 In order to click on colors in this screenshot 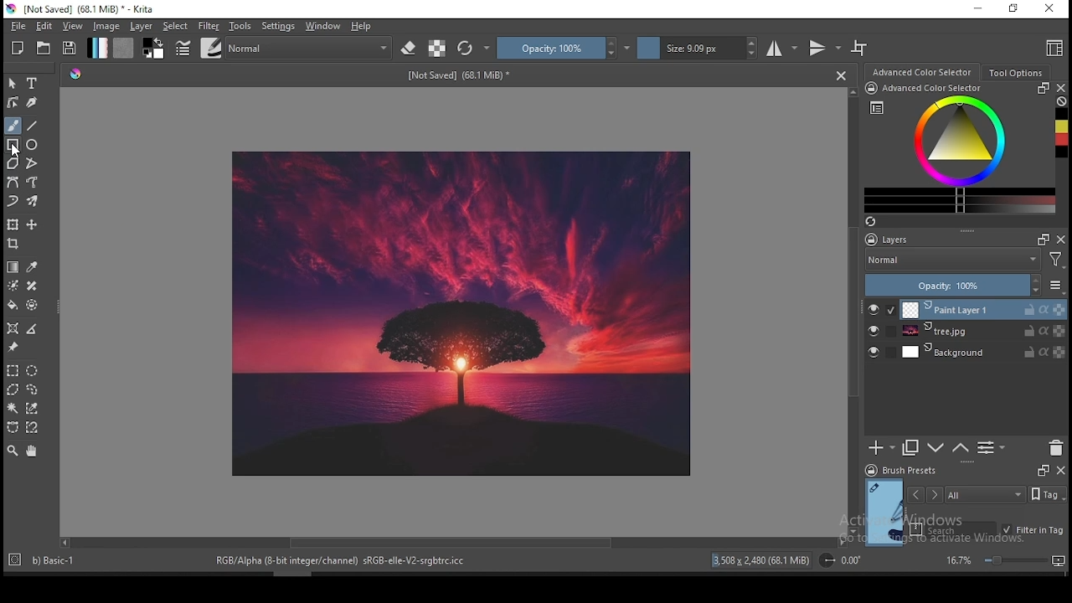, I will do `click(154, 49)`.